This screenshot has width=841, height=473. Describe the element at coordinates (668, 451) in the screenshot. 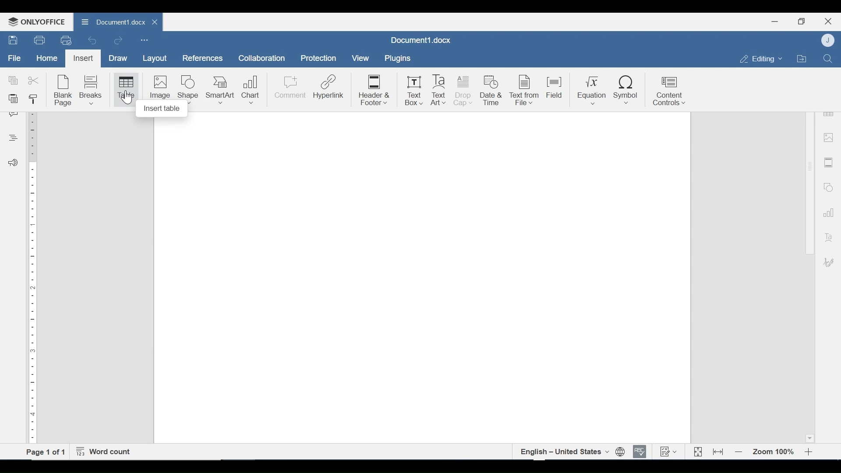

I see `Track Changes` at that location.